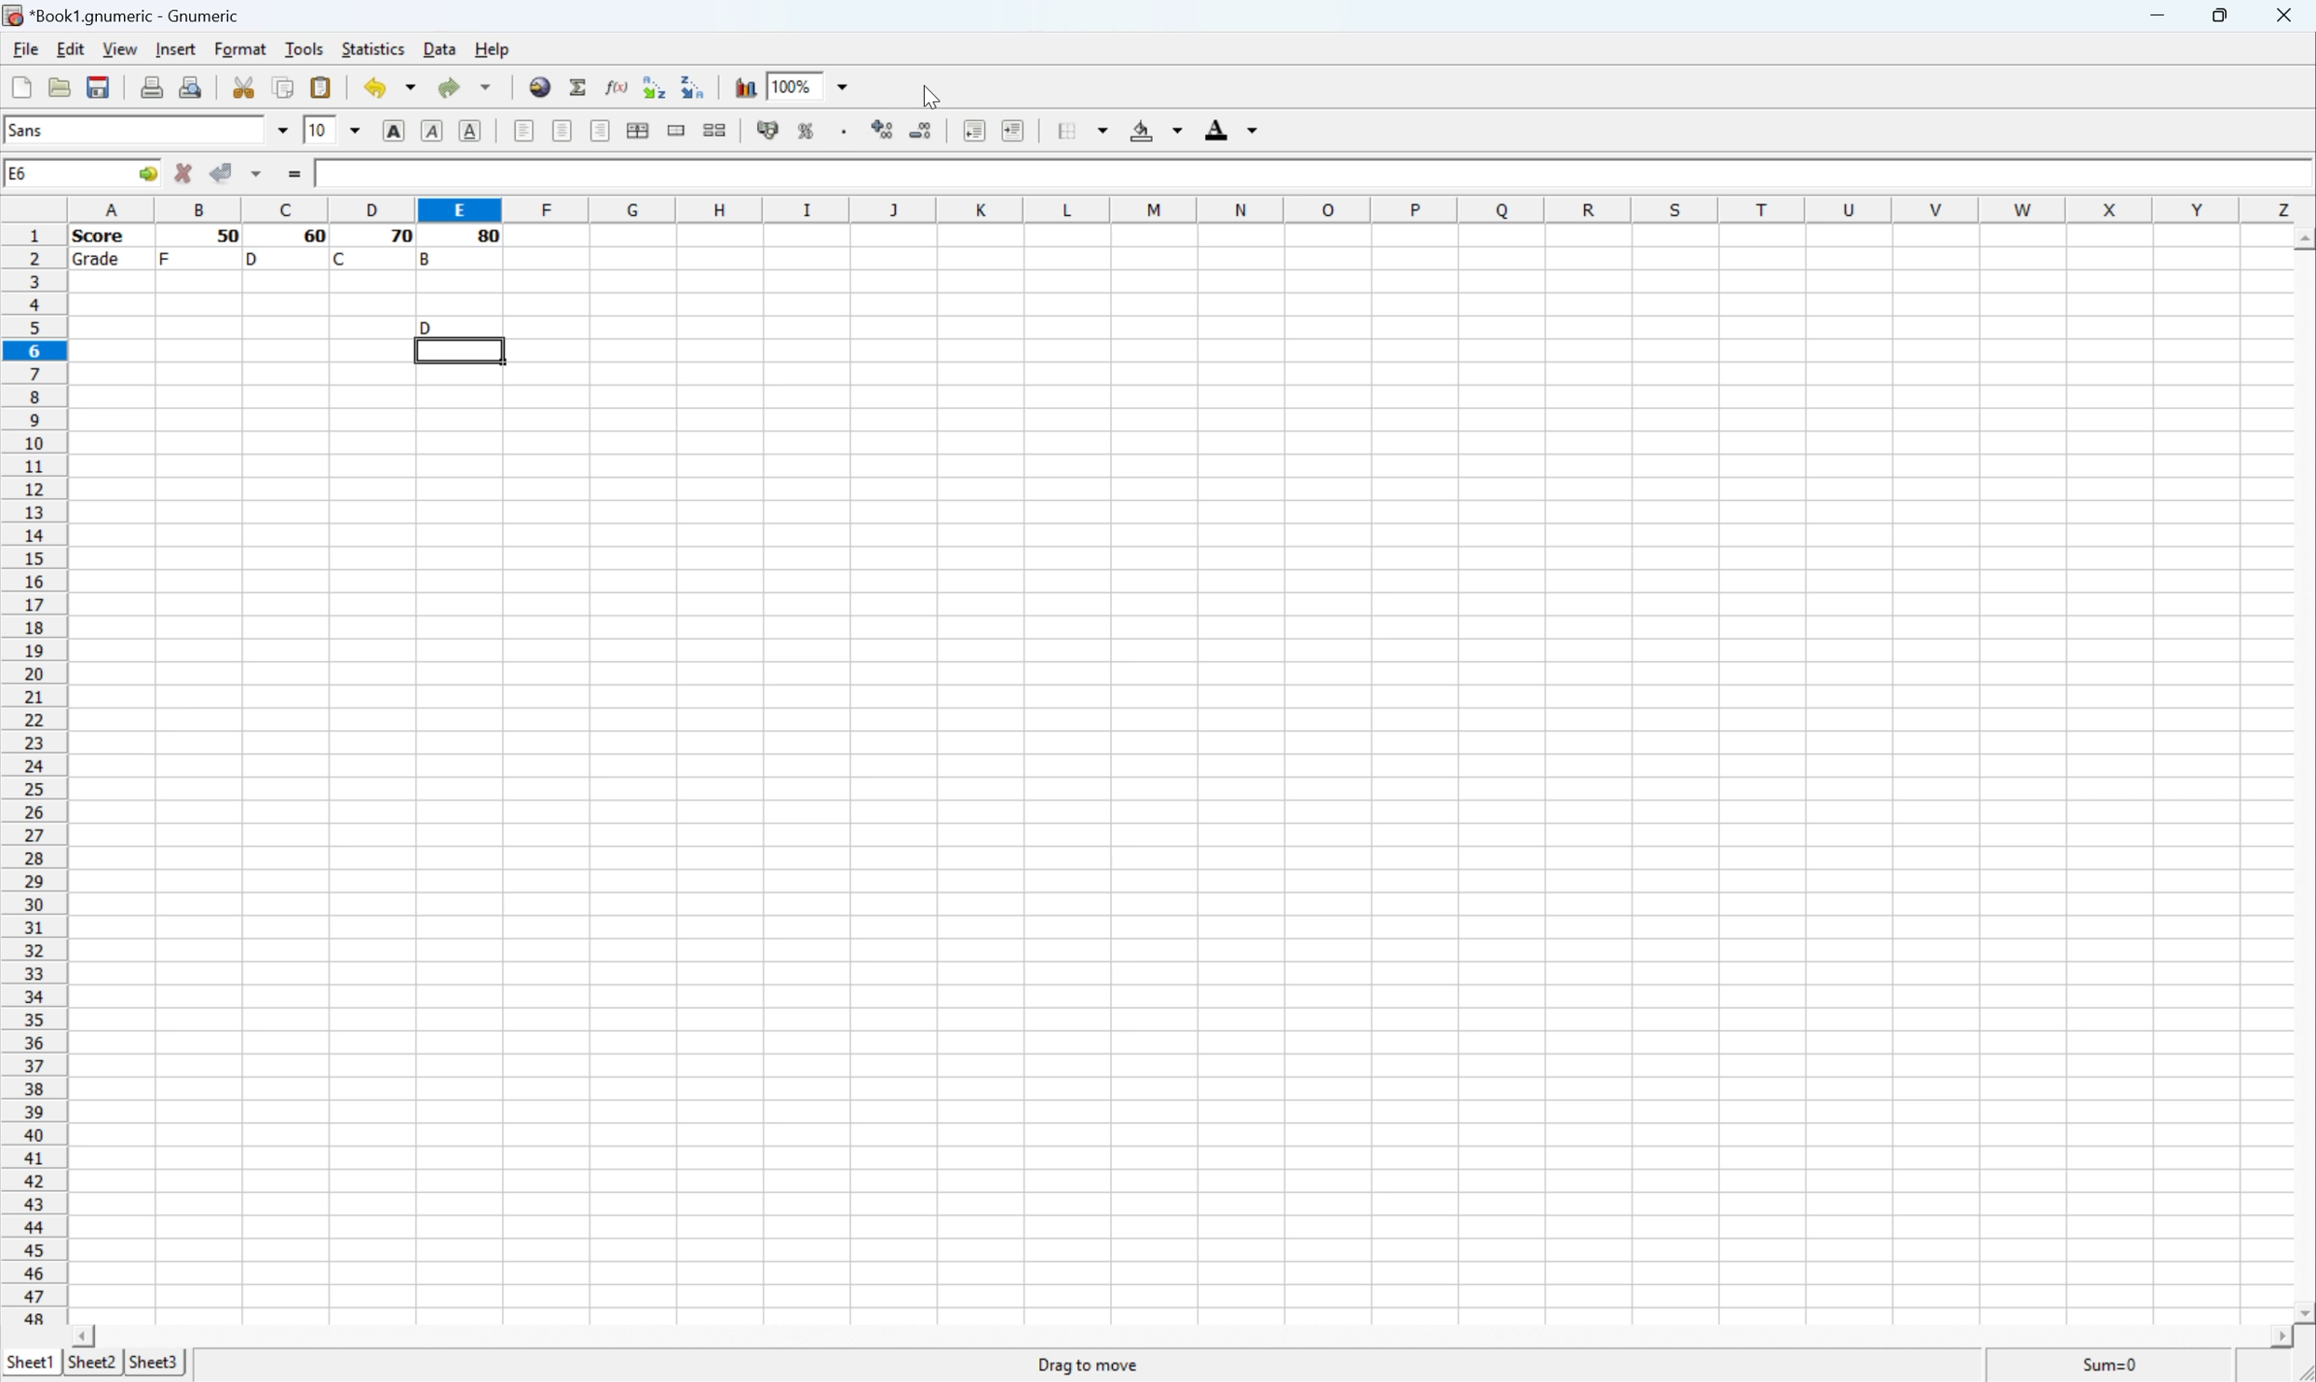 Image resolution: width=2316 pixels, height=1382 pixels. I want to click on Print current file, so click(148, 88).